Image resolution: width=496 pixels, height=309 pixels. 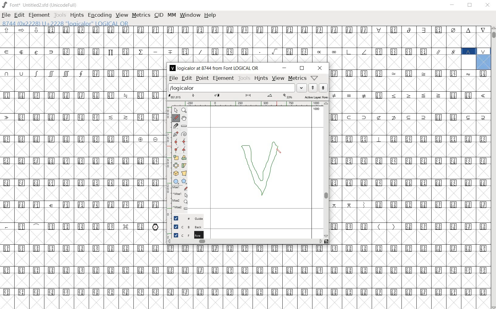 What do you see at coordinates (175, 174) in the screenshot?
I see `rotate the selection in 3D and project back to plane` at bounding box center [175, 174].